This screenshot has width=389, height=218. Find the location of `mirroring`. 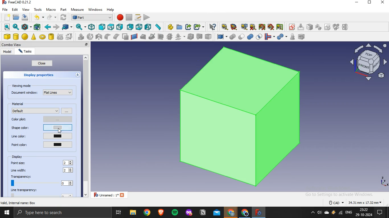

mirroring is located at coordinates (99, 36).